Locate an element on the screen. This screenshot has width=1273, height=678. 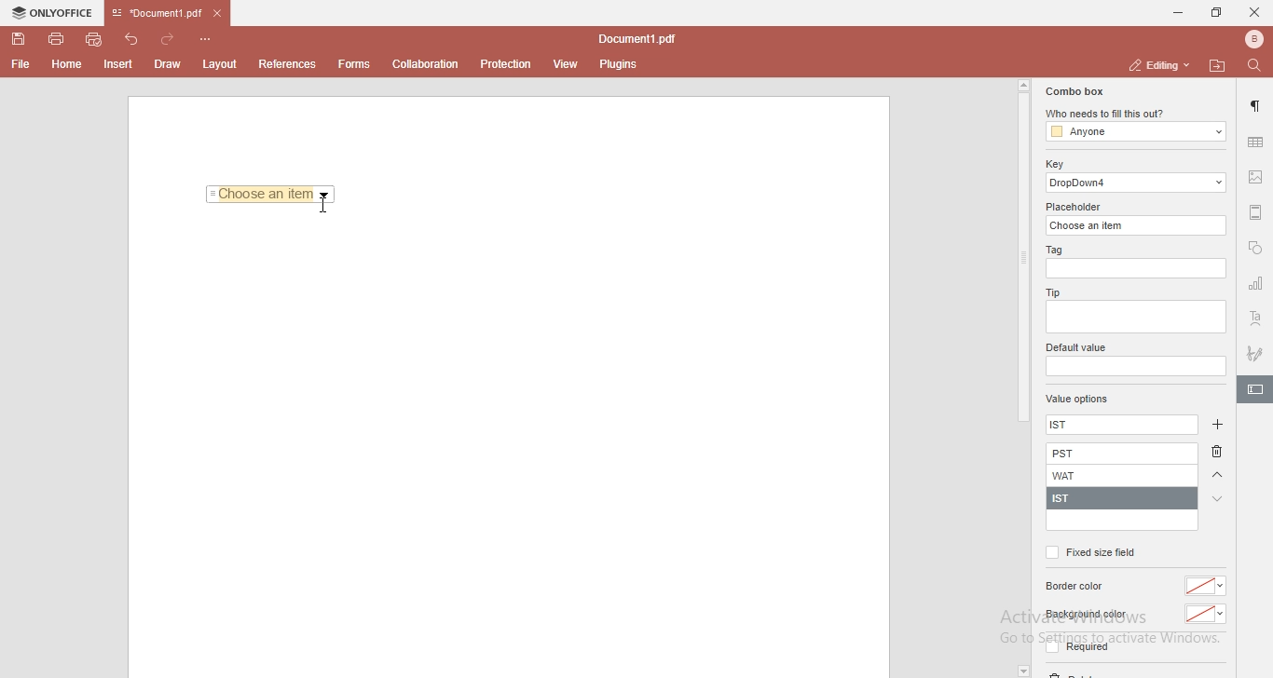
color dropdown is located at coordinates (1206, 615).